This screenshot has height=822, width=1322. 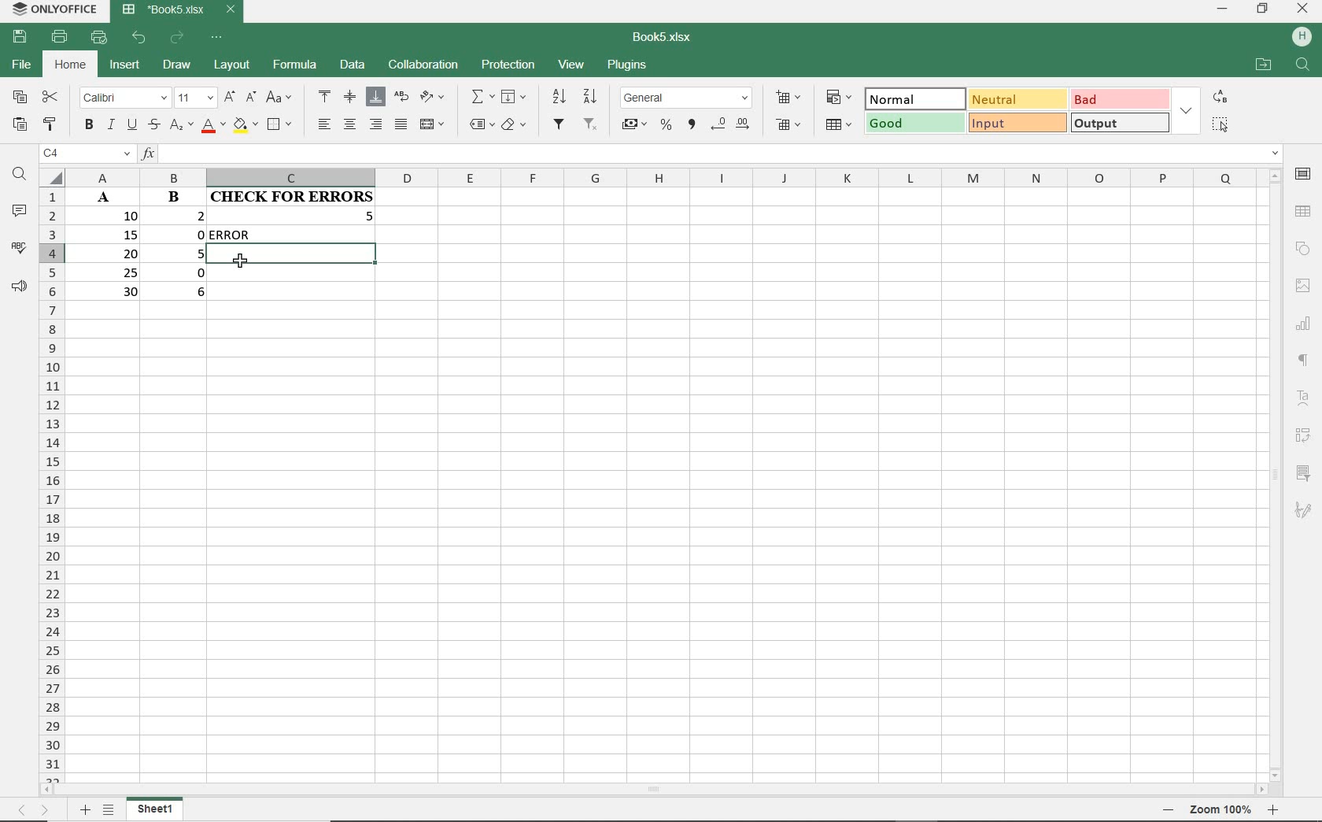 What do you see at coordinates (245, 127) in the screenshot?
I see `FILL COLOR` at bounding box center [245, 127].